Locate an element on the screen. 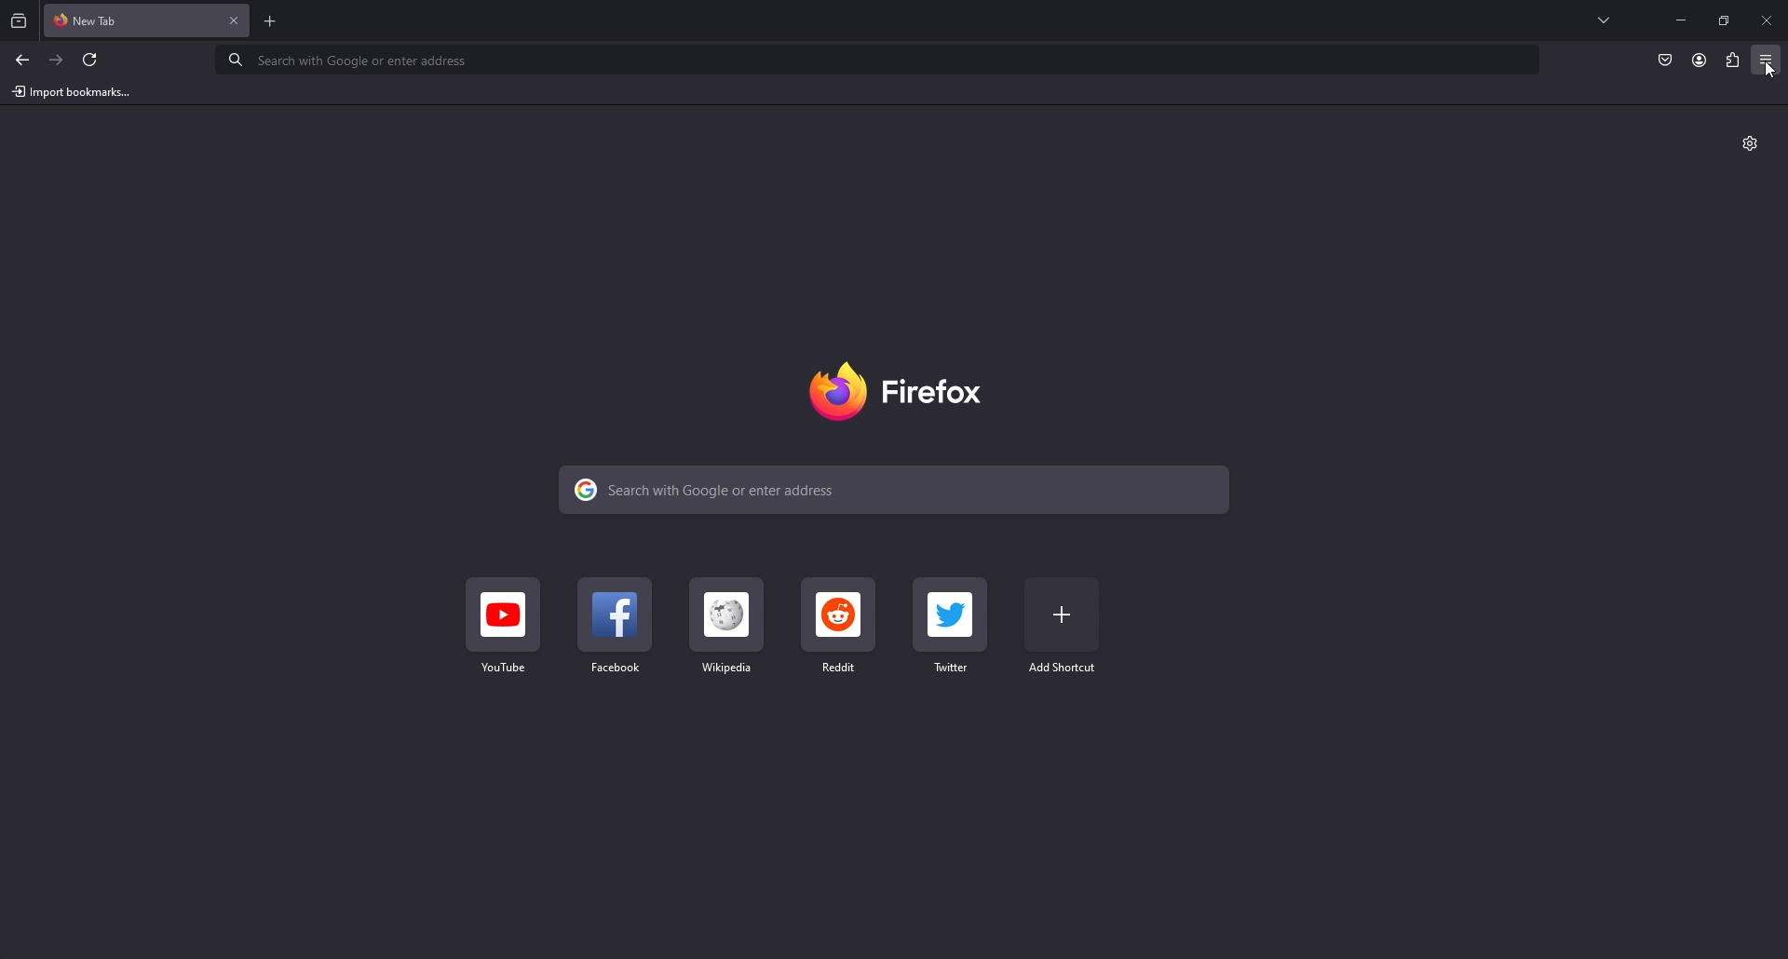 This screenshot has height=959, width=1788. resize is located at coordinates (1724, 20).